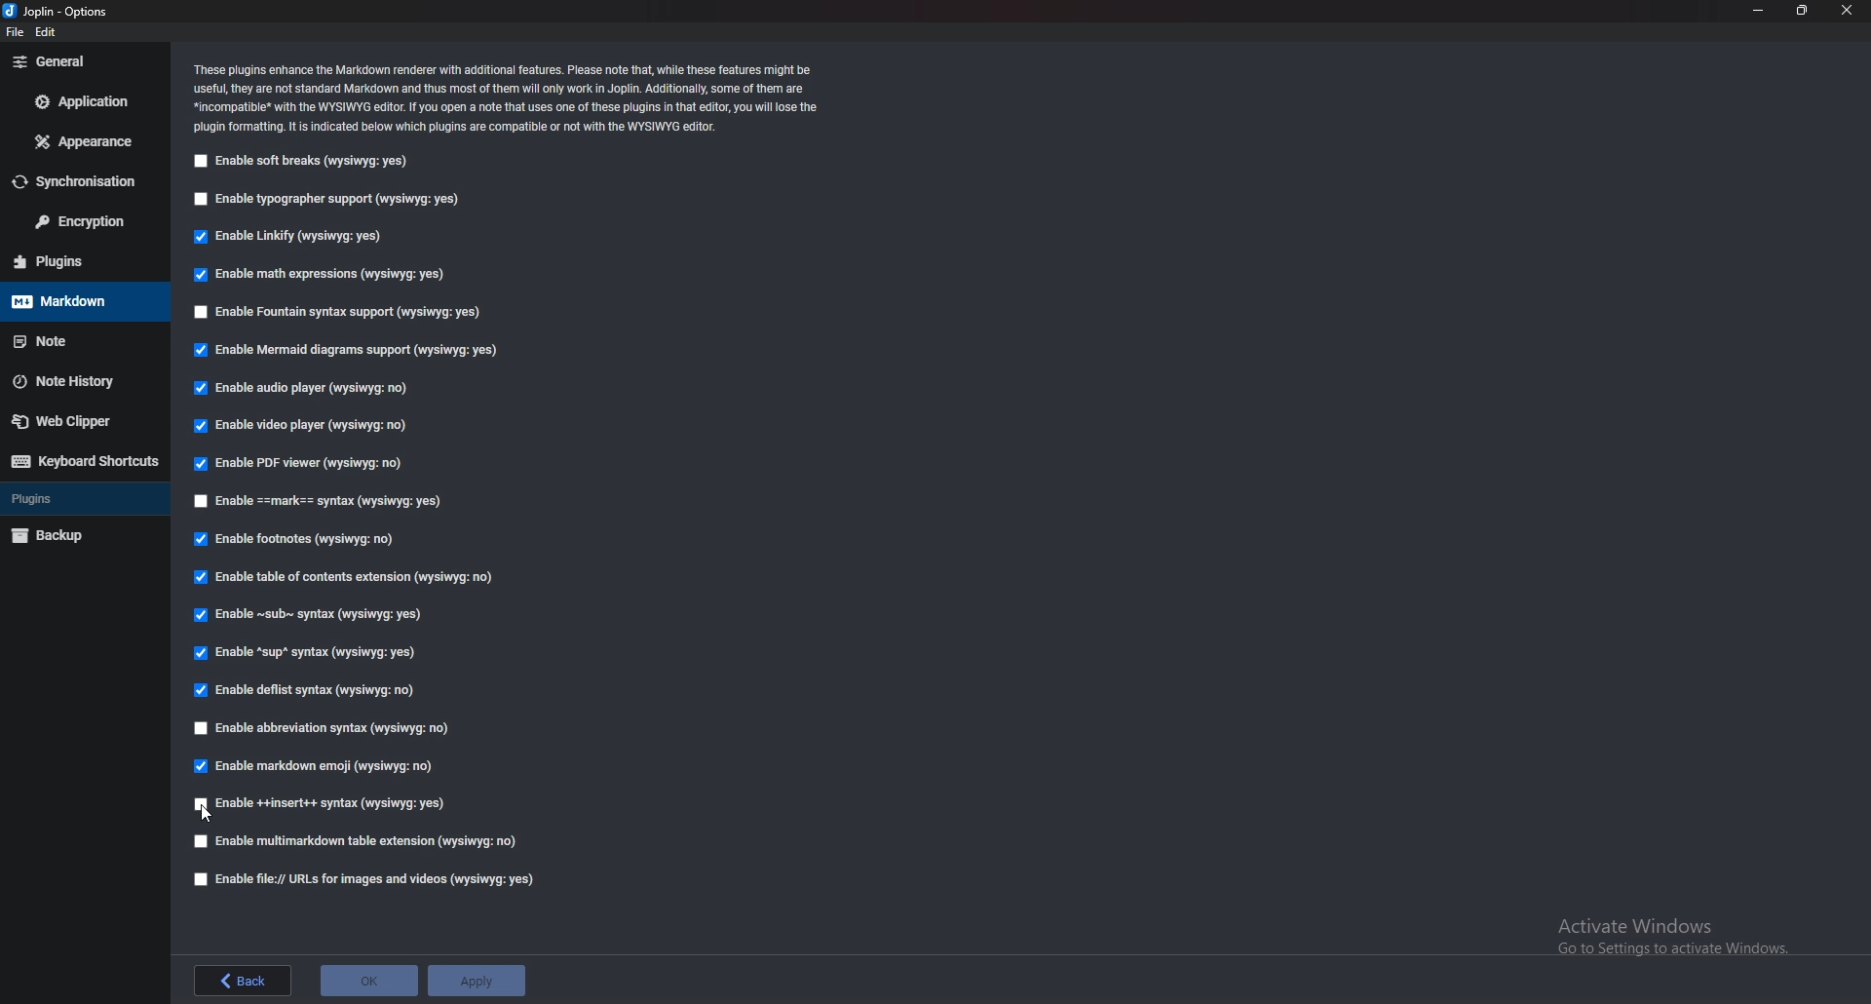 The width and height of the screenshot is (1871, 1004). What do you see at coordinates (358, 879) in the screenshot?
I see `enable file urls for images and videos` at bounding box center [358, 879].